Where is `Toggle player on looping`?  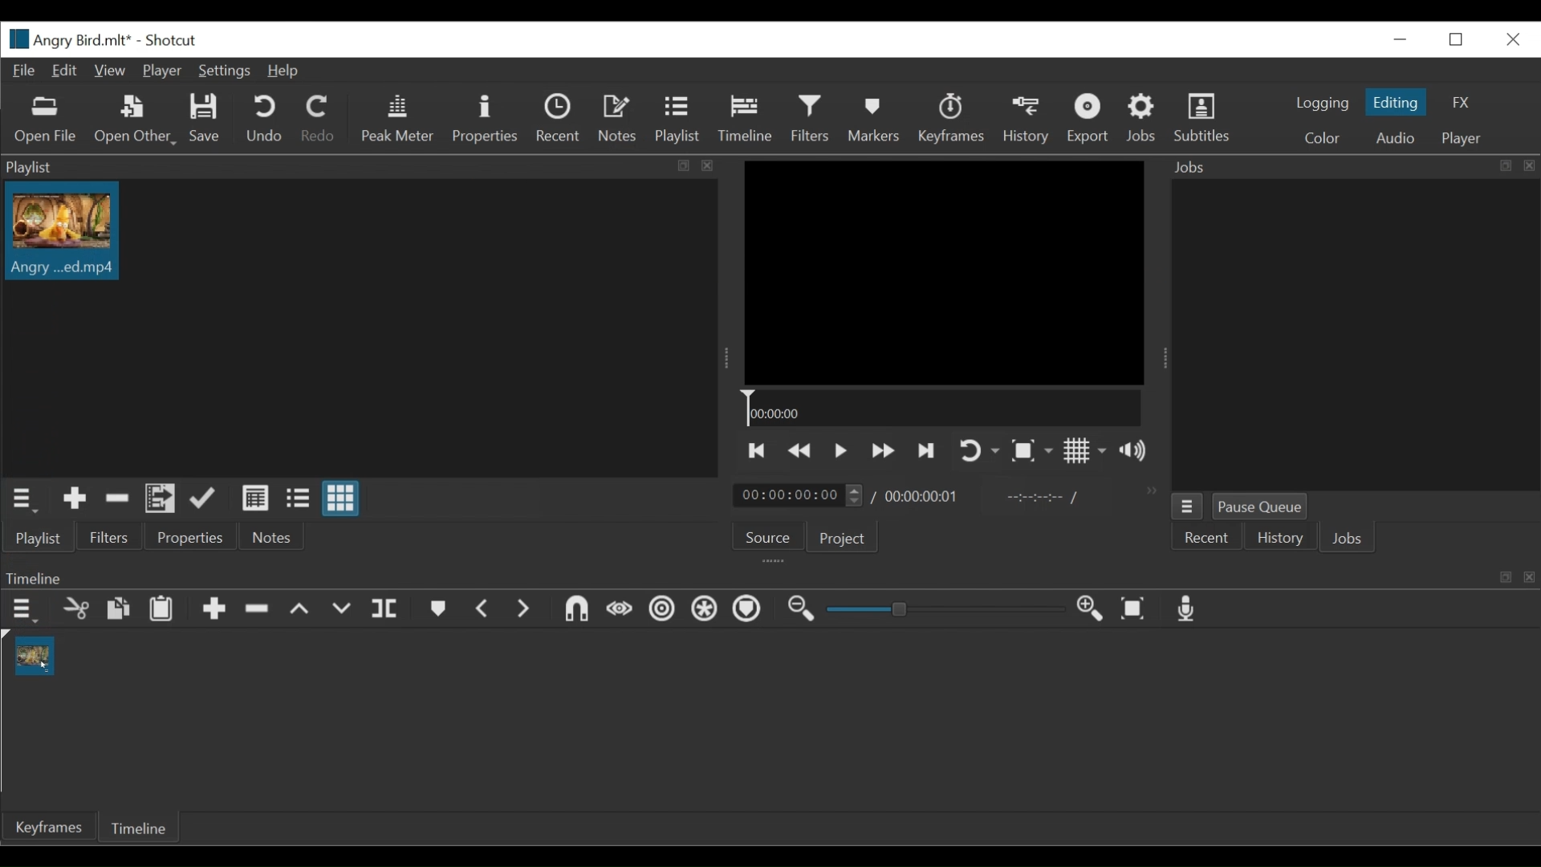 Toggle player on looping is located at coordinates (978, 452).